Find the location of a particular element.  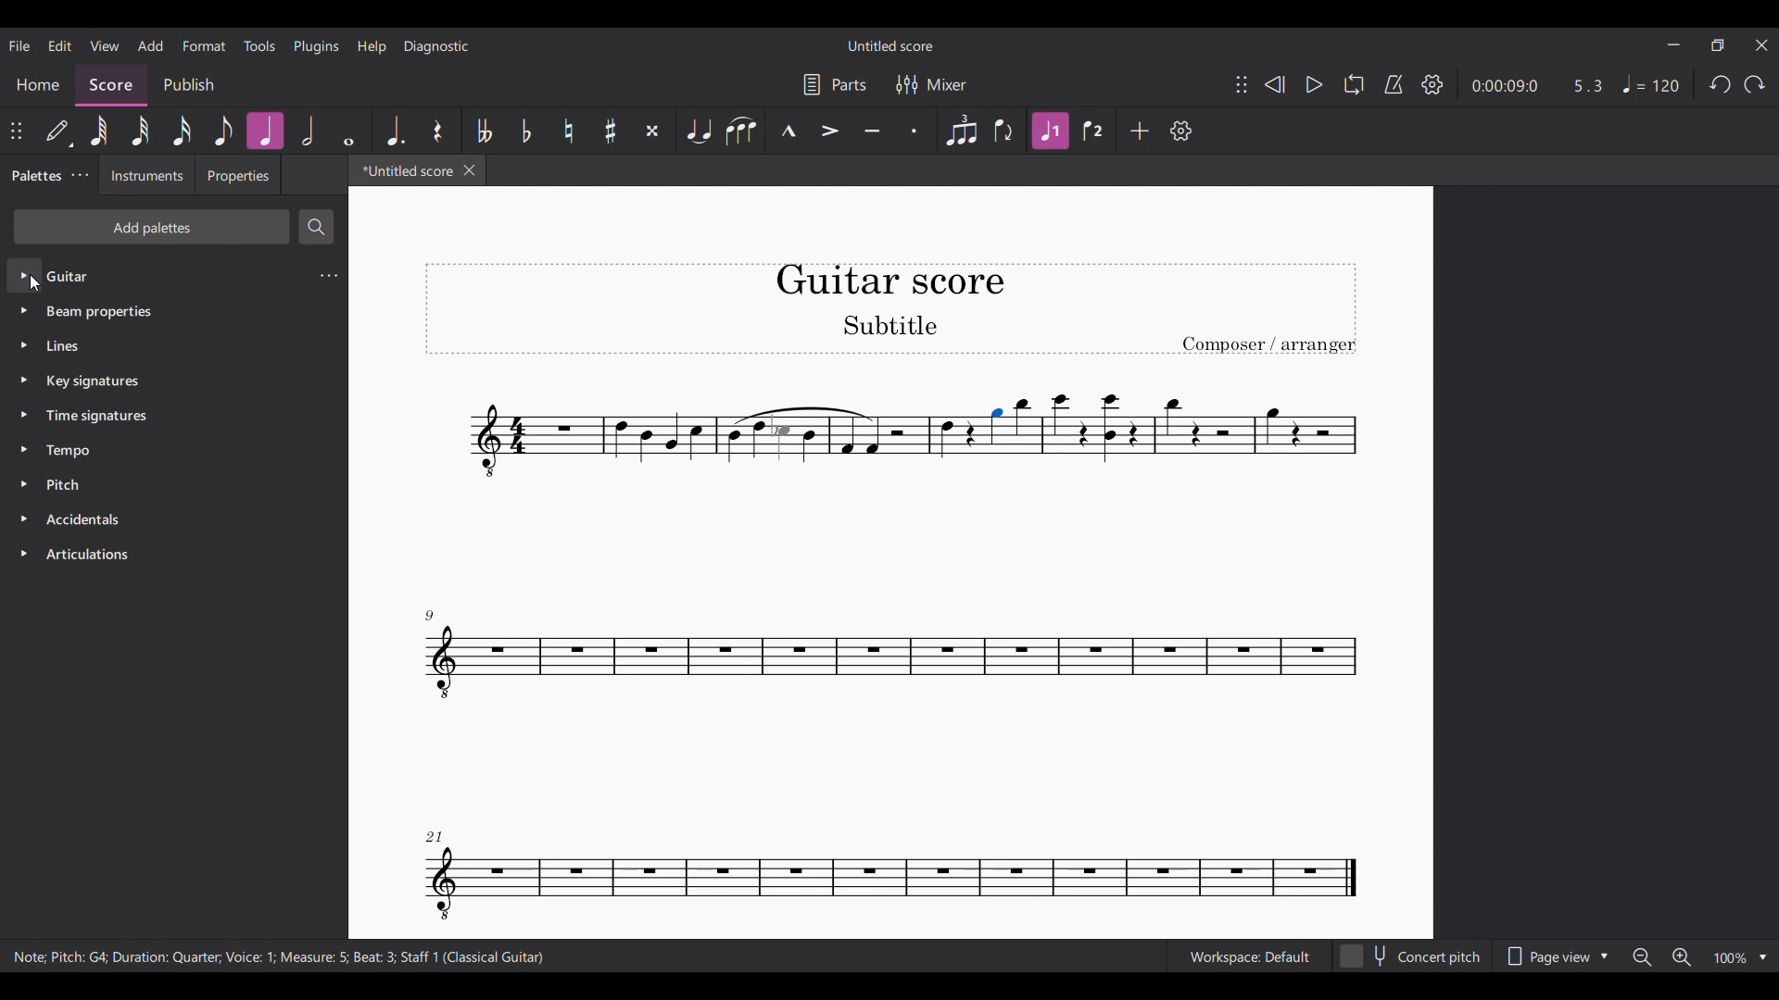

Edit menu is located at coordinates (60, 46).